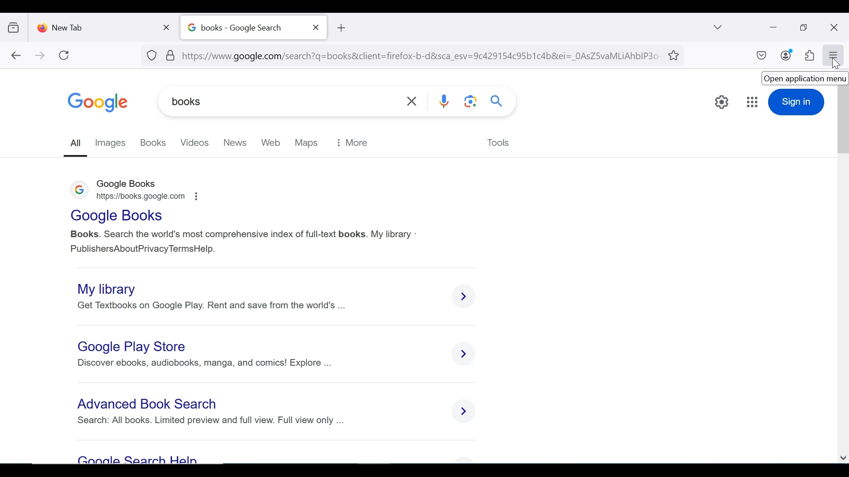 The width and height of the screenshot is (849, 477). Describe the element at coordinates (168, 26) in the screenshot. I see `close tab` at that location.